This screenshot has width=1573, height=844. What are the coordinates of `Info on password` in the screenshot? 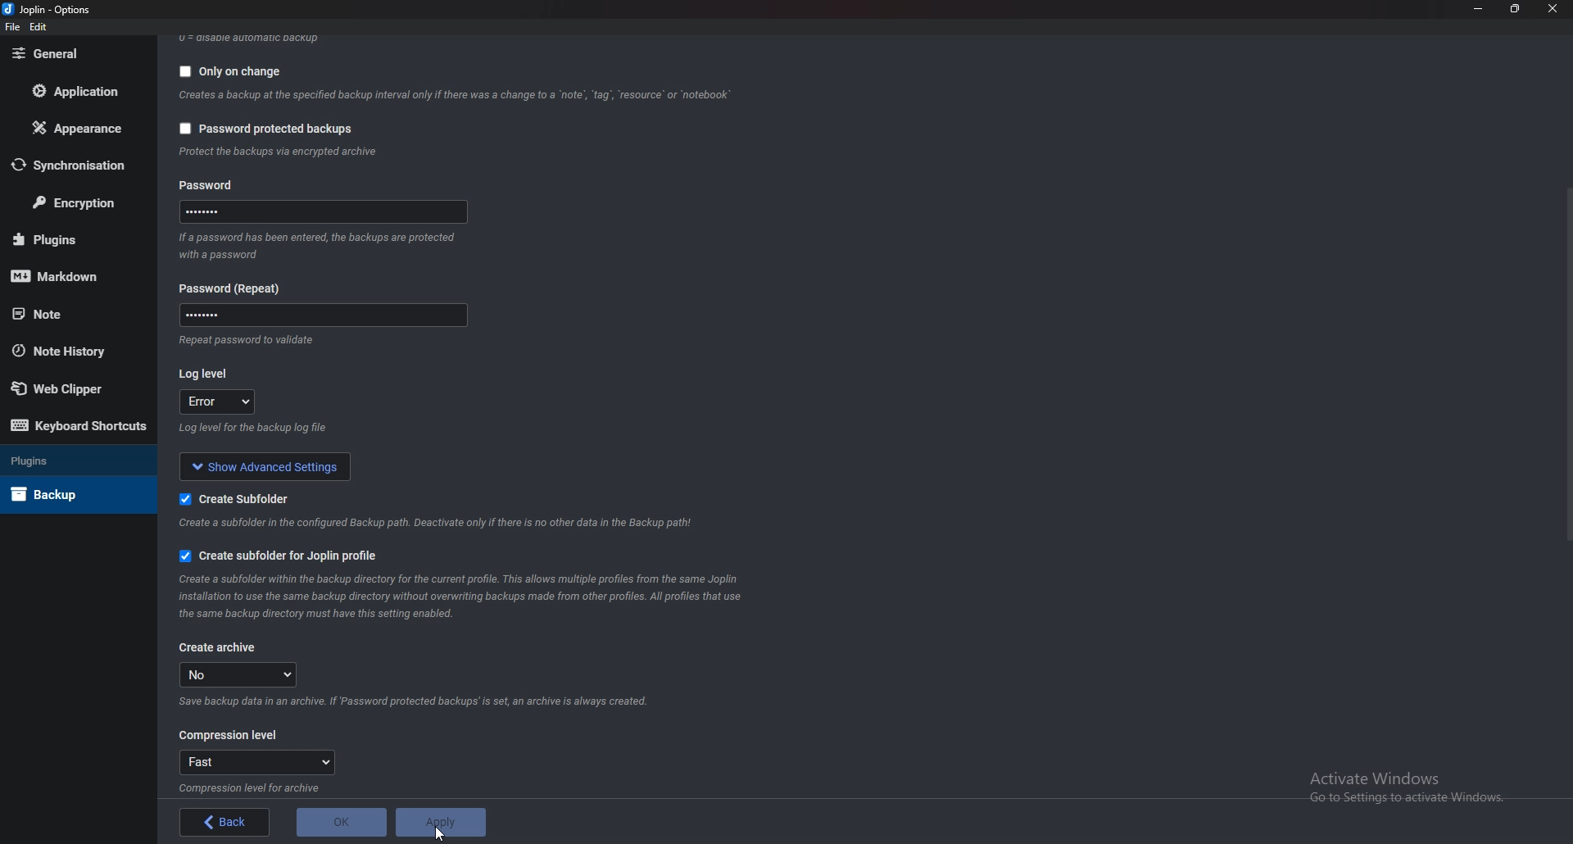 It's located at (252, 343).